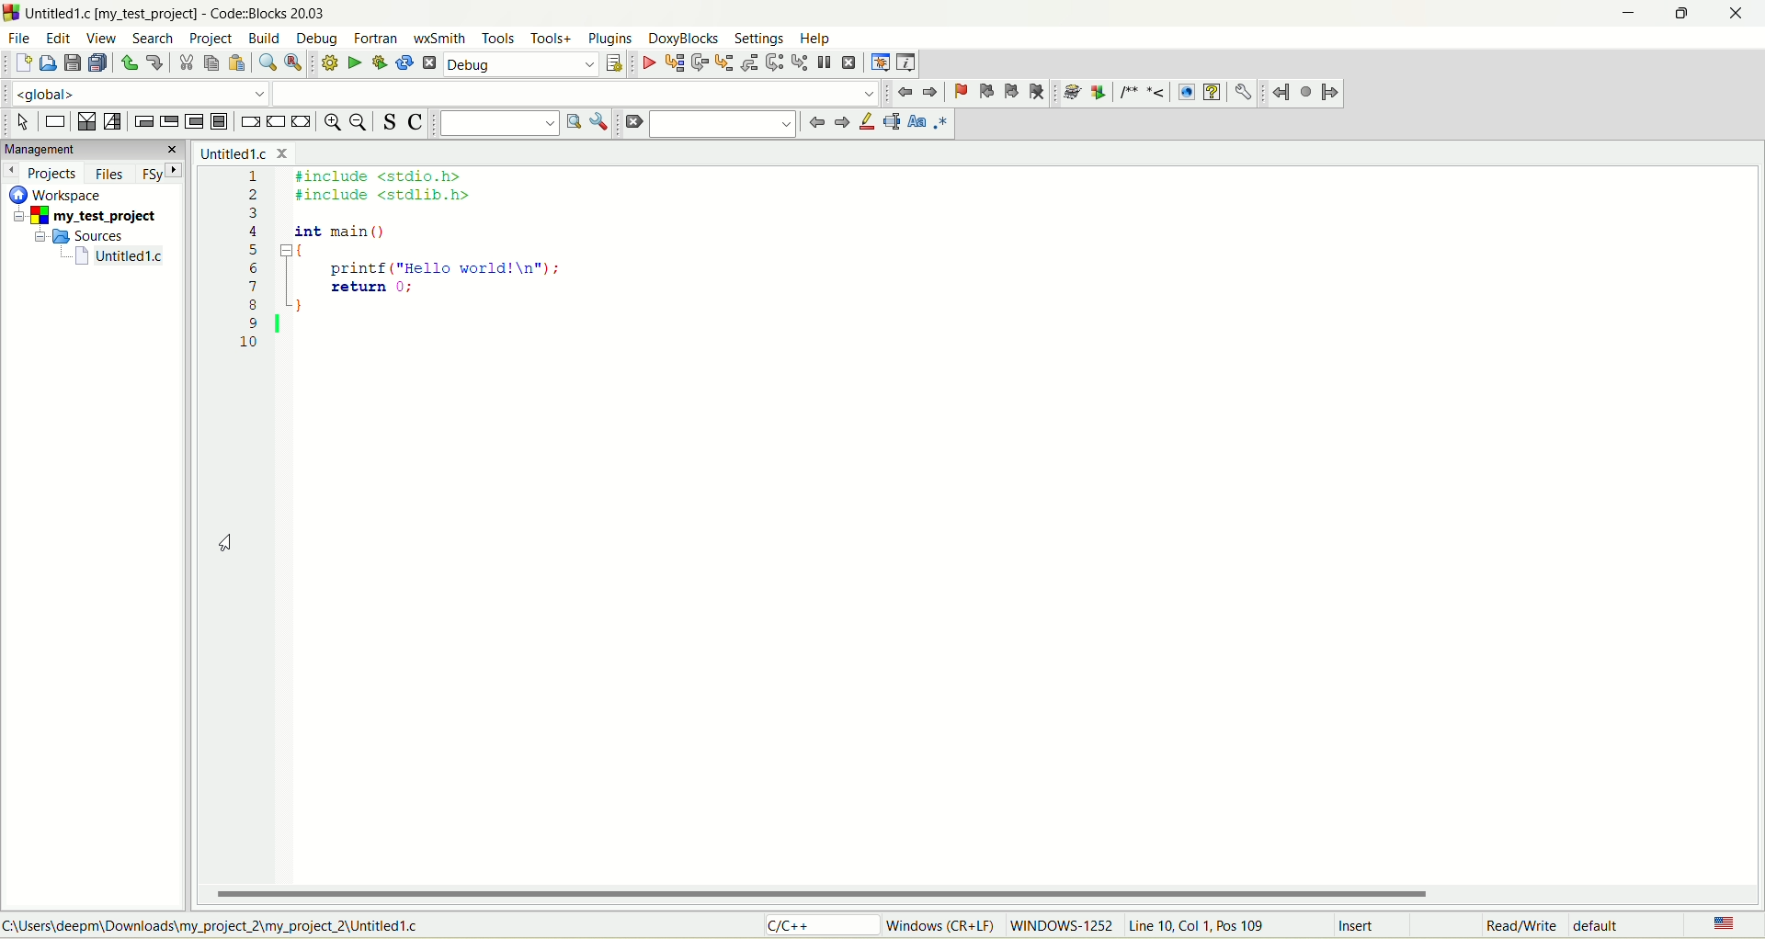  I want to click on preferences, so click(1247, 93).